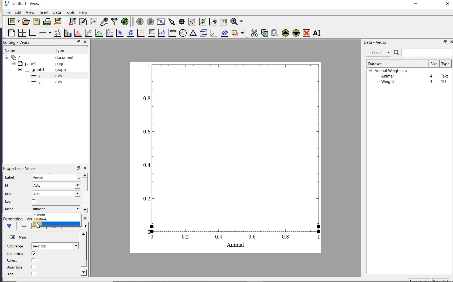 The width and height of the screenshot is (453, 282). Describe the element at coordinates (9, 226) in the screenshot. I see `main formatting` at that location.